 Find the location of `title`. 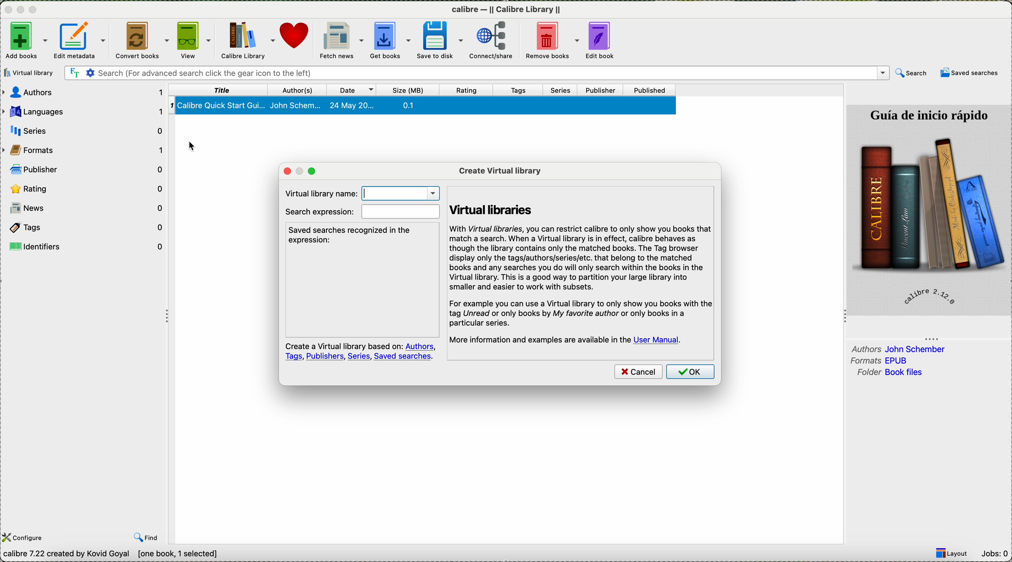

title is located at coordinates (221, 90).